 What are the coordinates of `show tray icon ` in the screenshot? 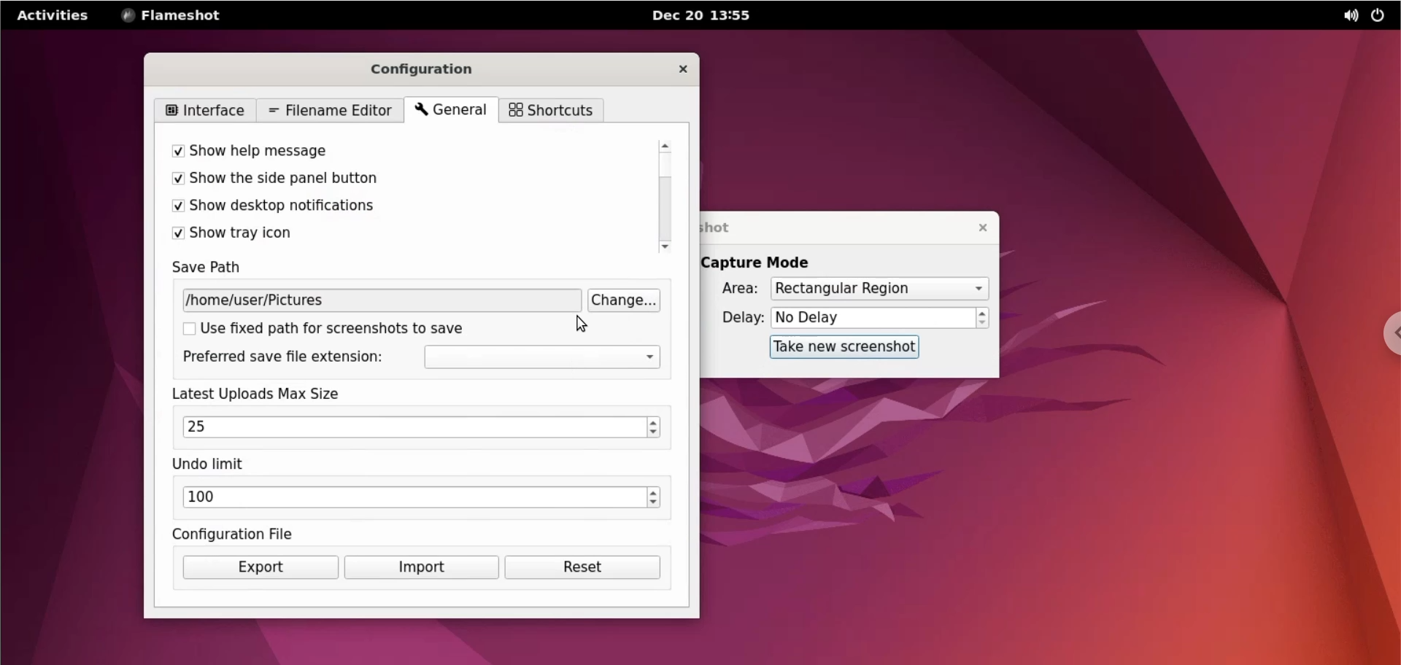 It's located at (400, 234).